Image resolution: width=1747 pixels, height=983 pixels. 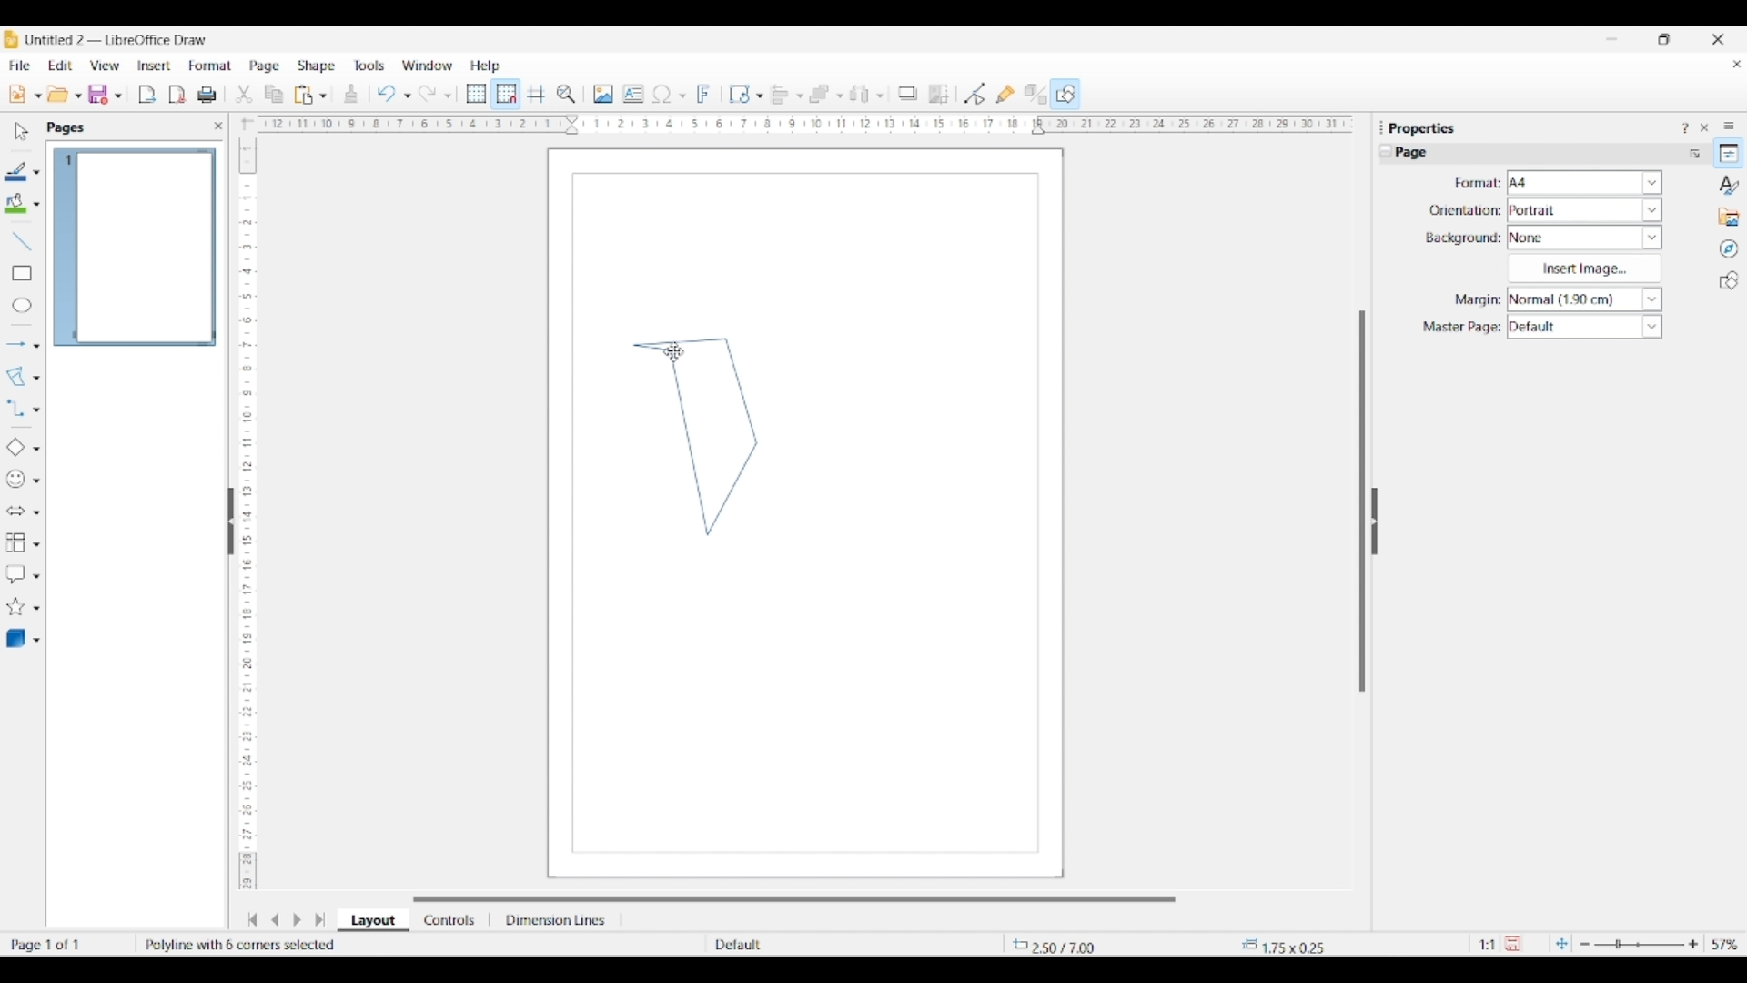 What do you see at coordinates (780, 93) in the screenshot?
I see `Selected alignment` at bounding box center [780, 93].